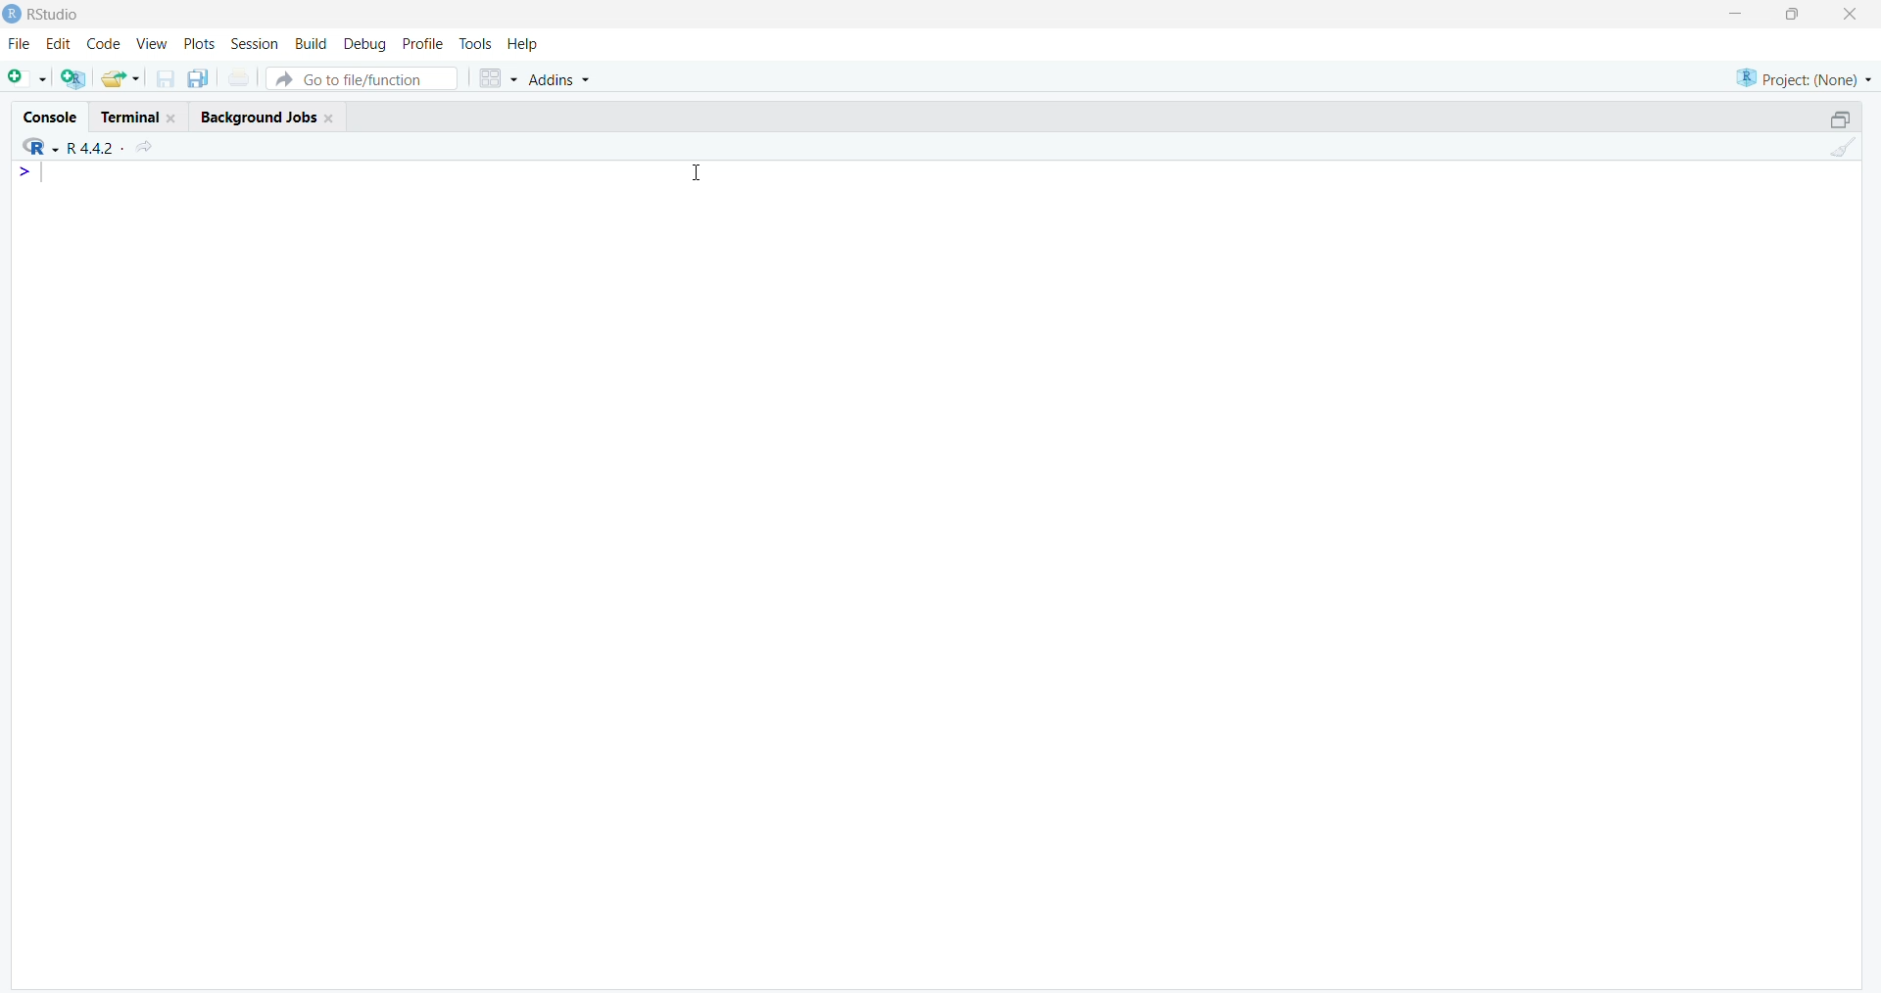  I want to click on Addins, so click(564, 80).